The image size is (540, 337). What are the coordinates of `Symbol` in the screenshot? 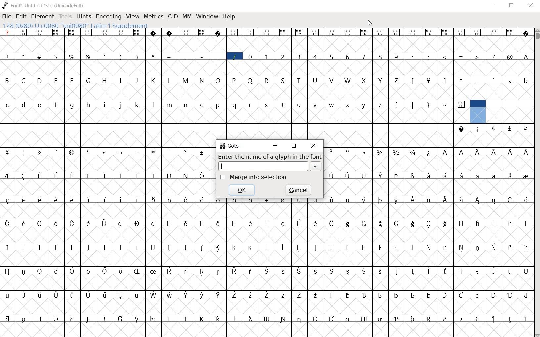 It's located at (218, 32).